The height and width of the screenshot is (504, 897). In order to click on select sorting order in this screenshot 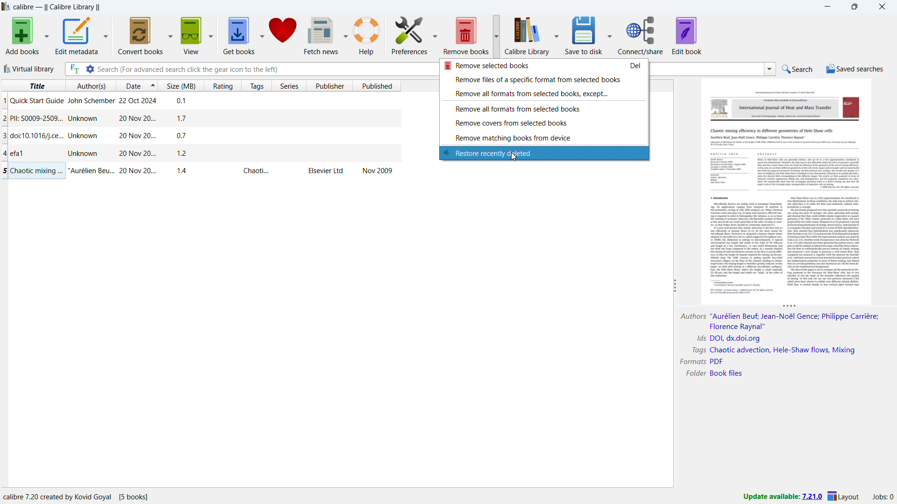, I will do `click(153, 85)`.